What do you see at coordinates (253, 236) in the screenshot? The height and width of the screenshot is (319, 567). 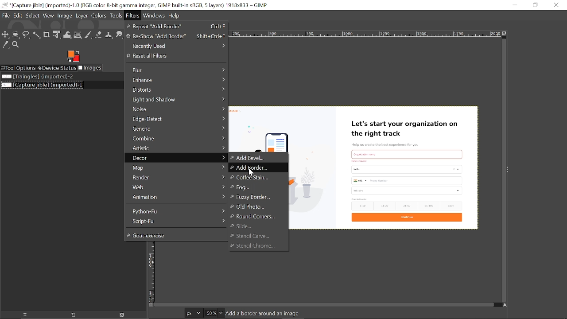 I see `Stencil Carve...` at bounding box center [253, 236].